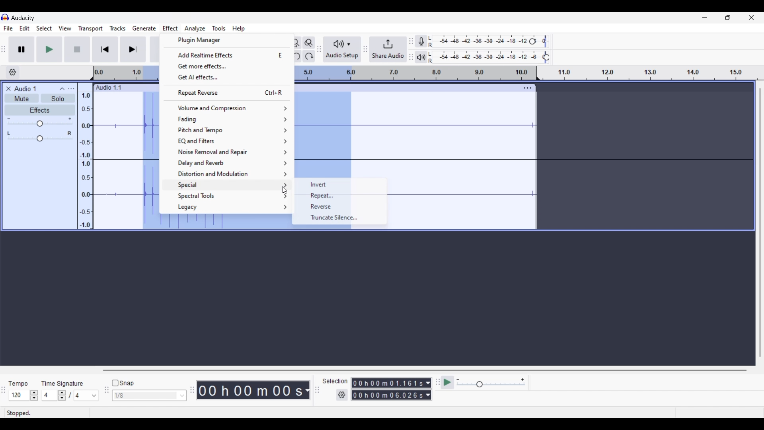 This screenshot has width=764, height=430. What do you see at coordinates (522, 380) in the screenshot?
I see `Maximum playback speed` at bounding box center [522, 380].